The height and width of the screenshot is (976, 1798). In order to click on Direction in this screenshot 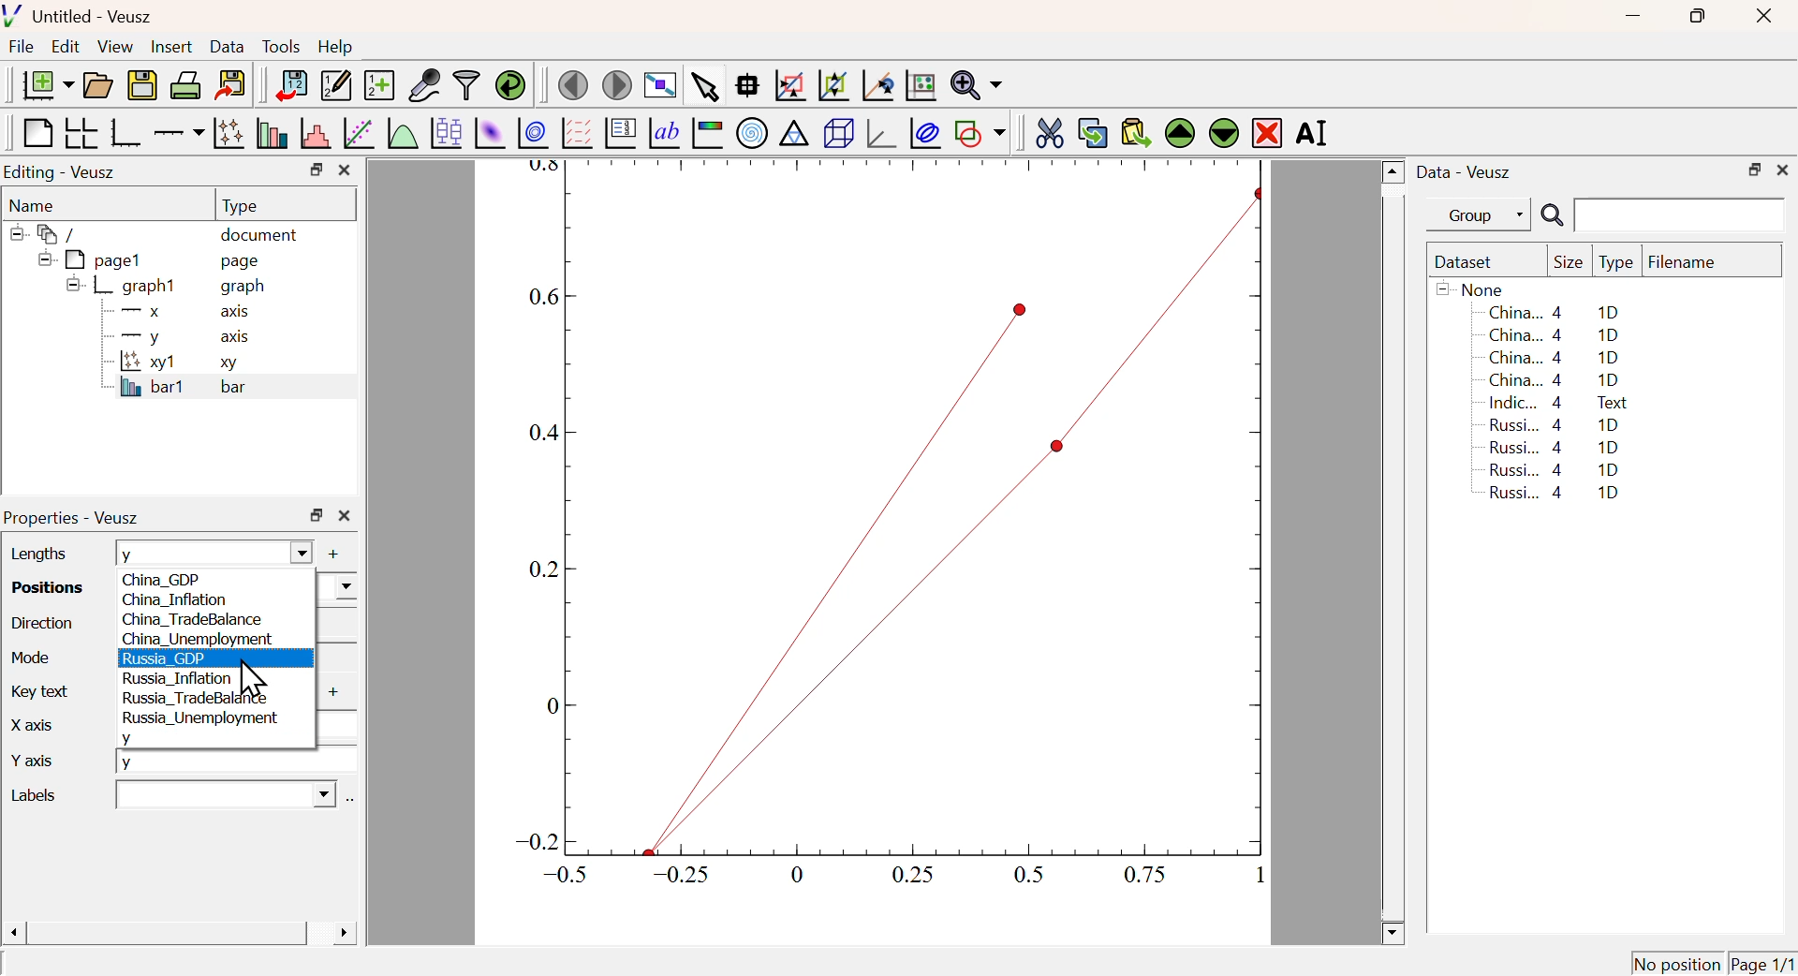, I will do `click(42, 622)`.